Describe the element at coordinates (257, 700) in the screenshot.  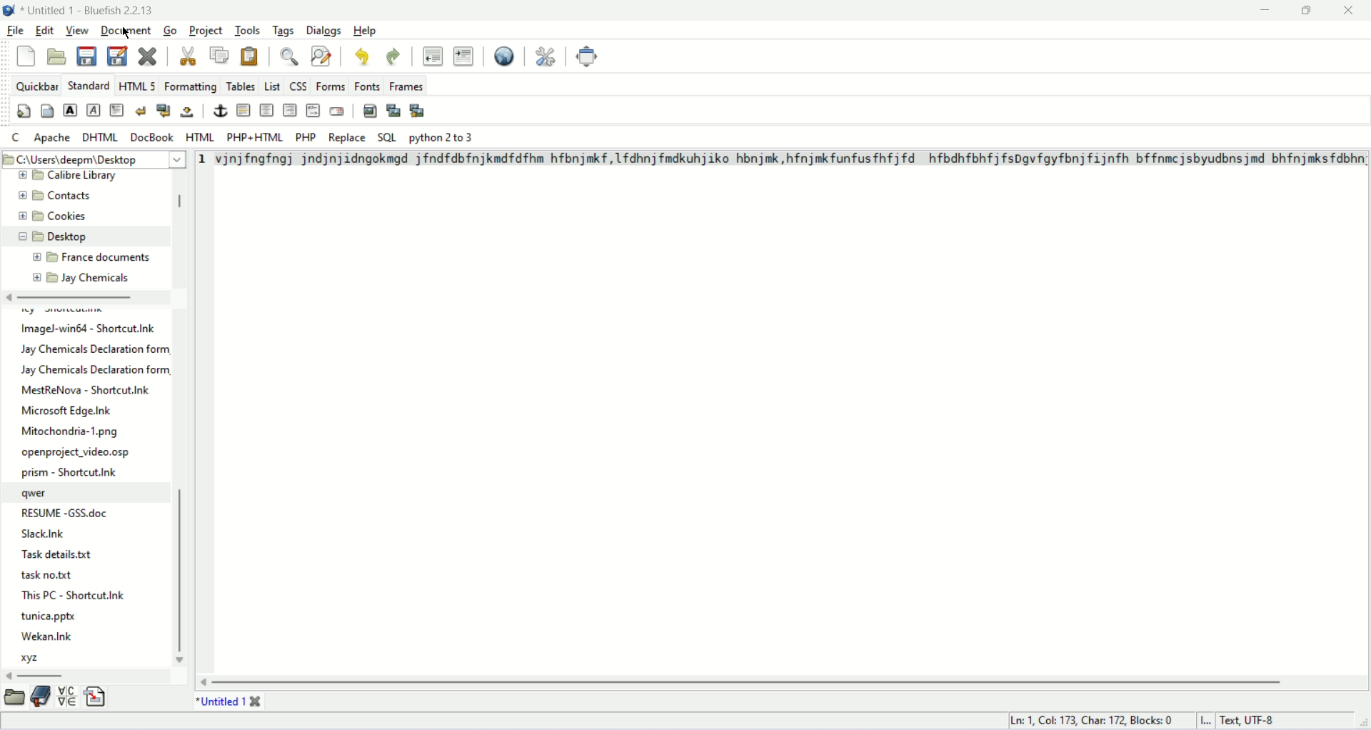
I see `close` at that location.